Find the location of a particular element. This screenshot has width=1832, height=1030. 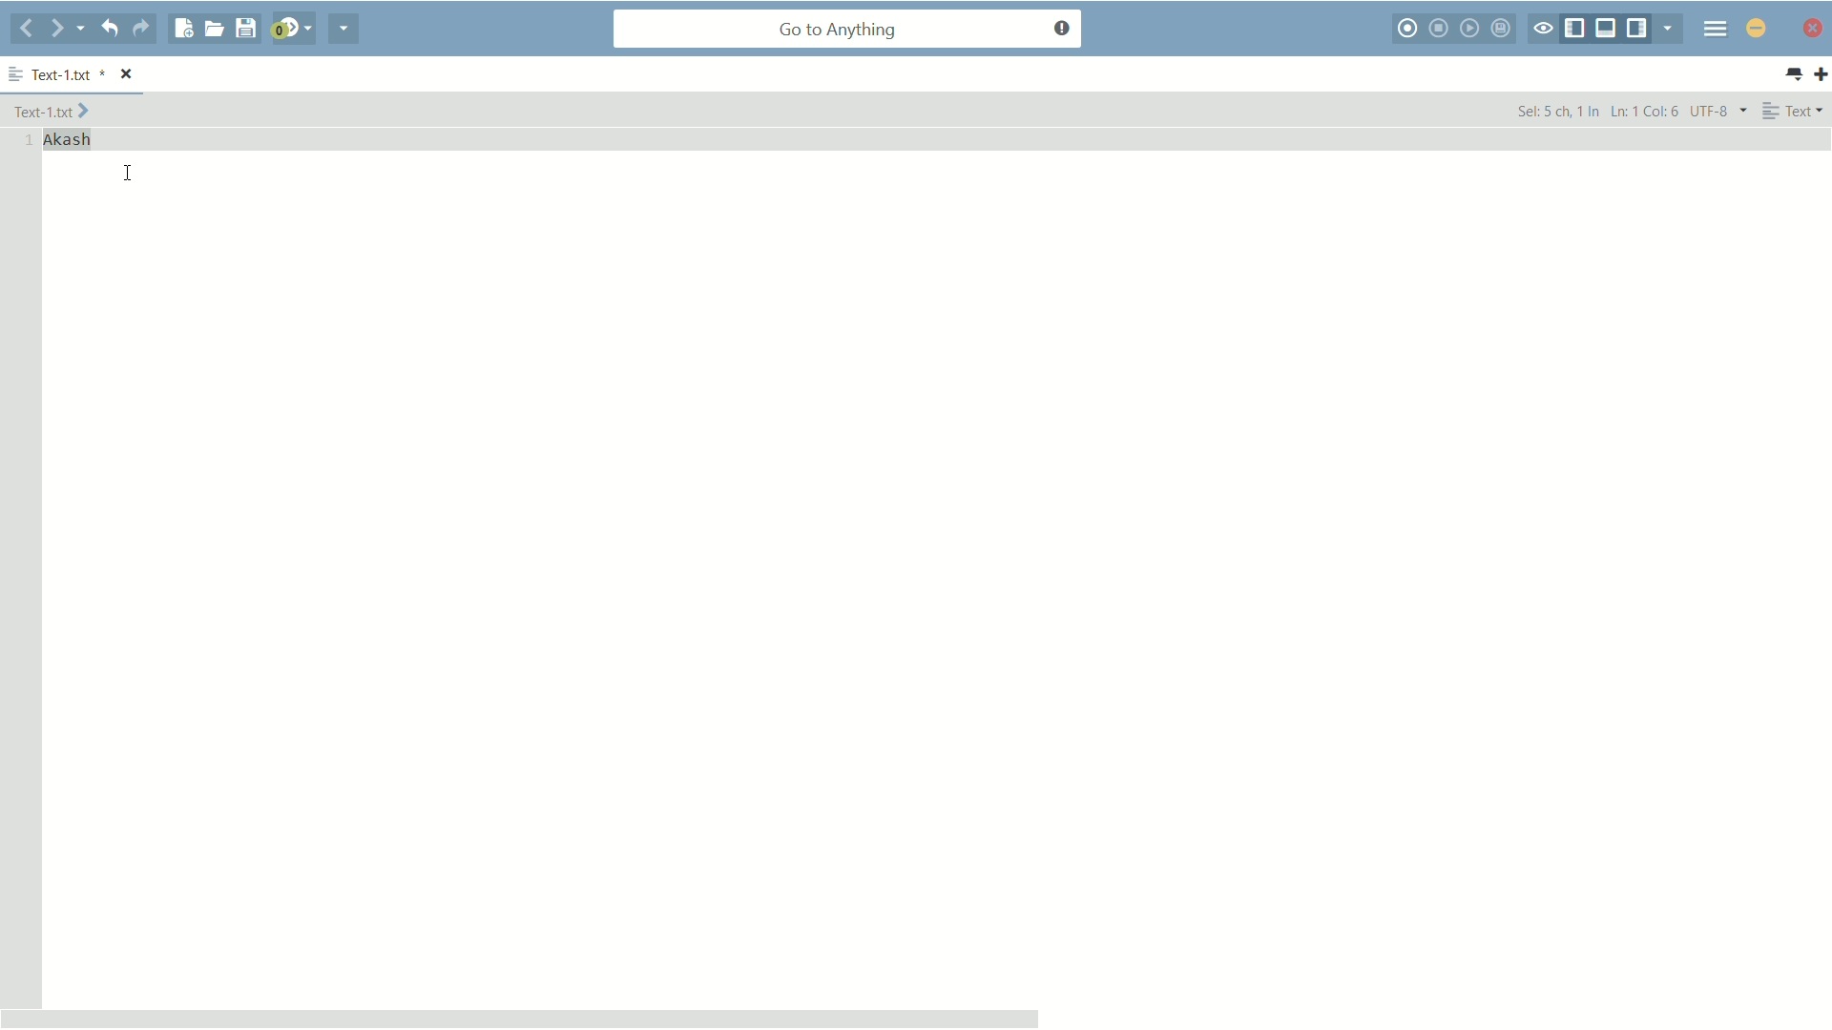

more options is located at coordinates (16, 75).